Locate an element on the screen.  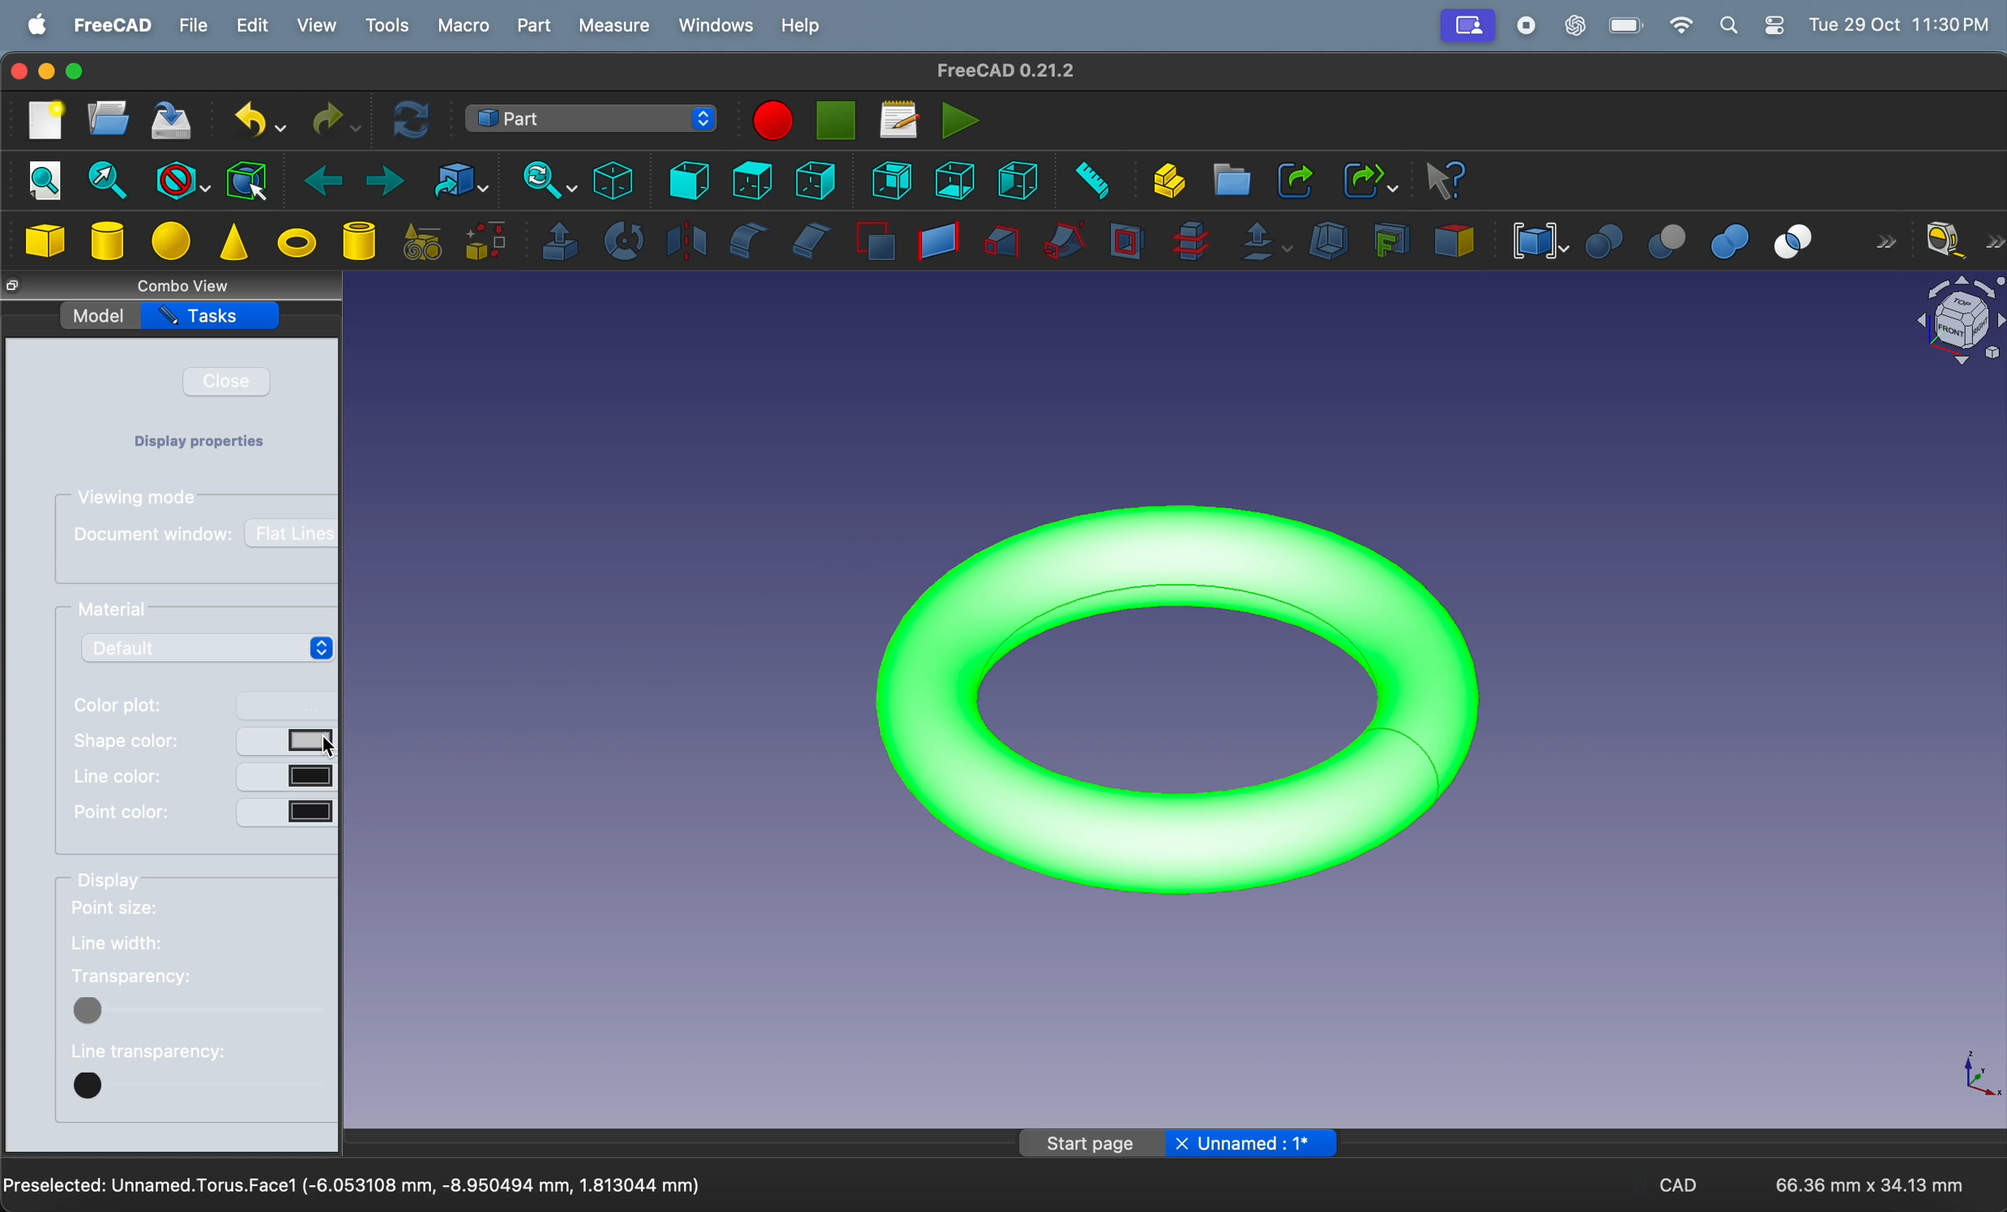
free cad is located at coordinates (113, 27).